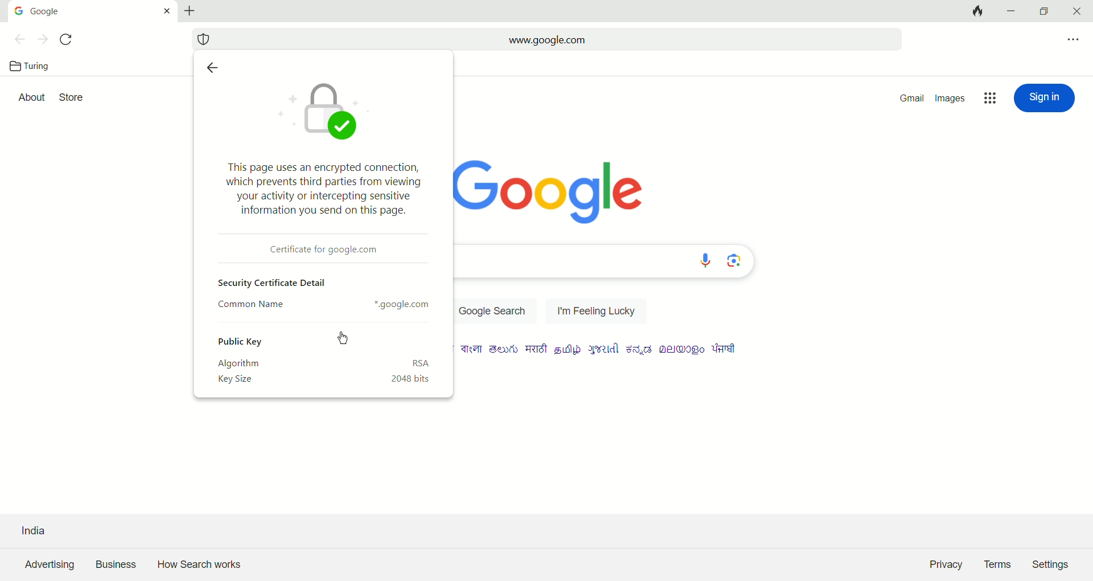 The height and width of the screenshot is (581, 1093). I want to click on Google Search, so click(495, 311).